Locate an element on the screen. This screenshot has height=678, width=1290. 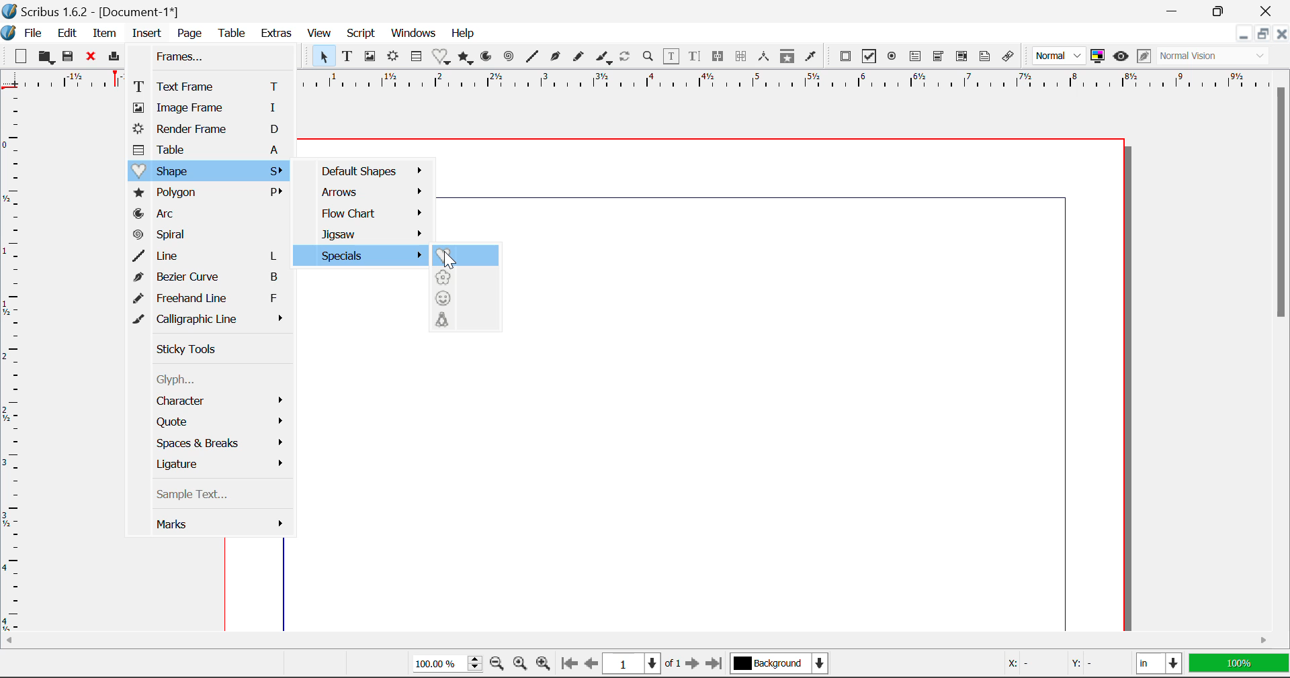
Flower is located at coordinates (466, 277).